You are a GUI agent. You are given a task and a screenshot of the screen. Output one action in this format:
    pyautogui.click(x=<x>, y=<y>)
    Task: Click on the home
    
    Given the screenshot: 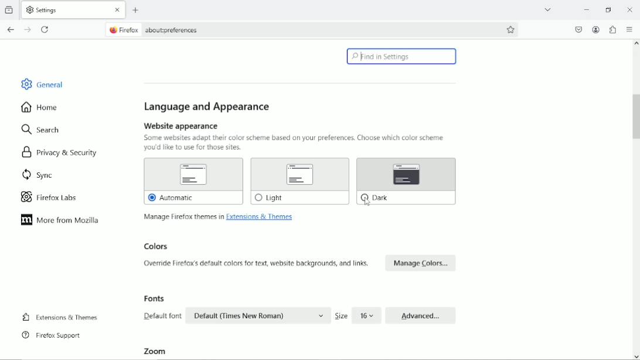 What is the action you would take?
    pyautogui.click(x=39, y=107)
    